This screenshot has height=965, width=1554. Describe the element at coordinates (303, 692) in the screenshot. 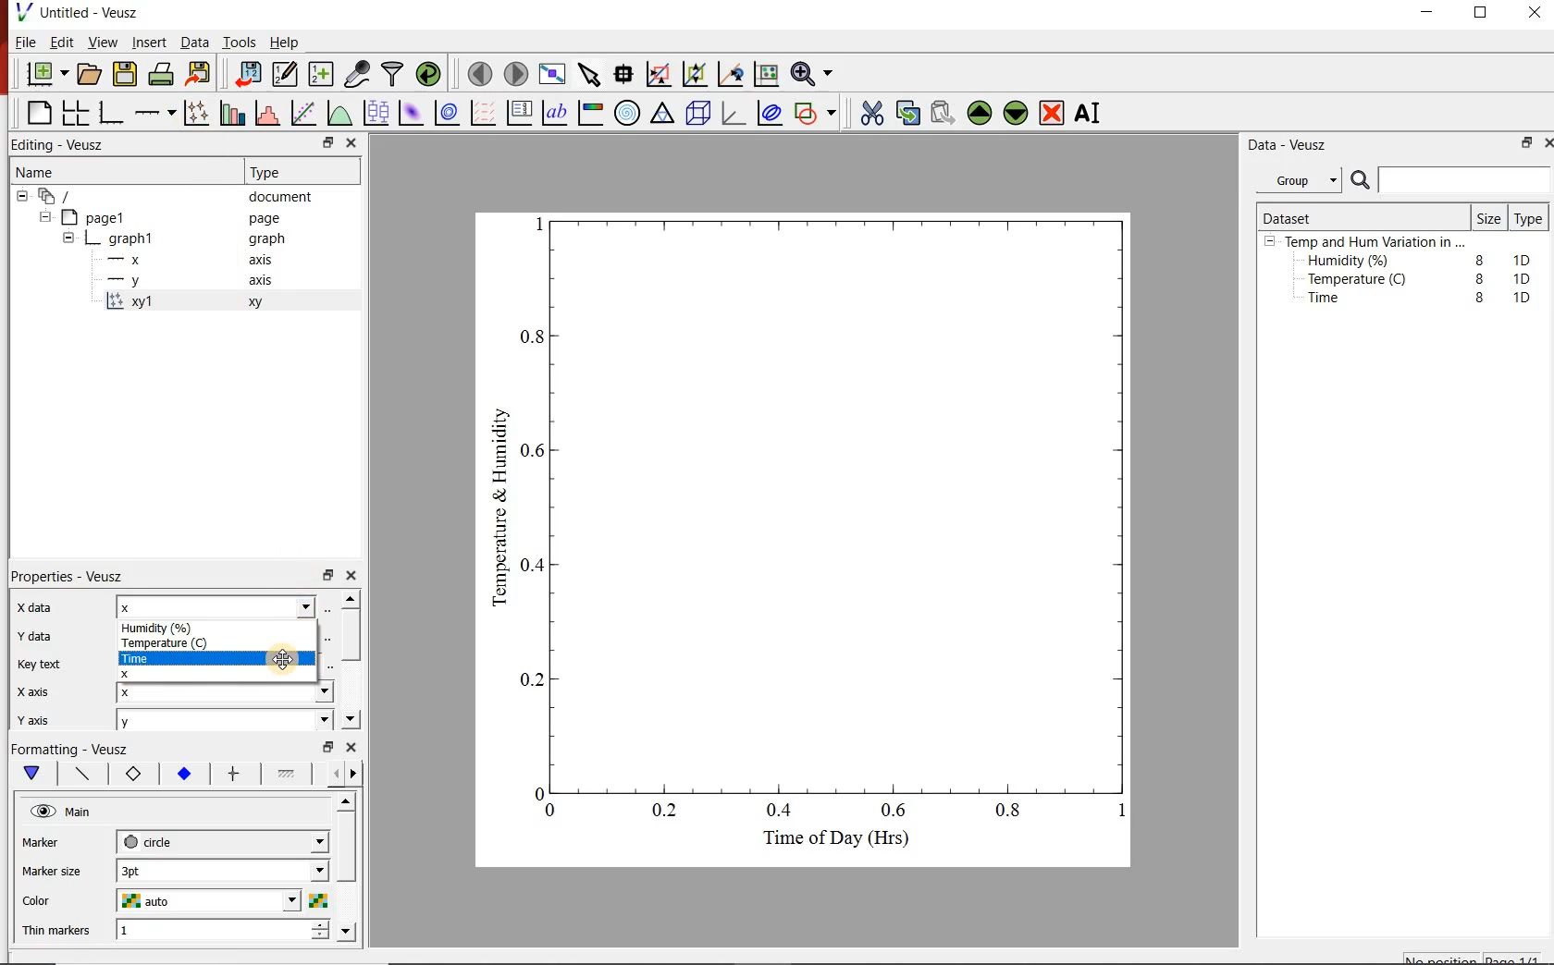

I see `x axis dropdown` at that location.